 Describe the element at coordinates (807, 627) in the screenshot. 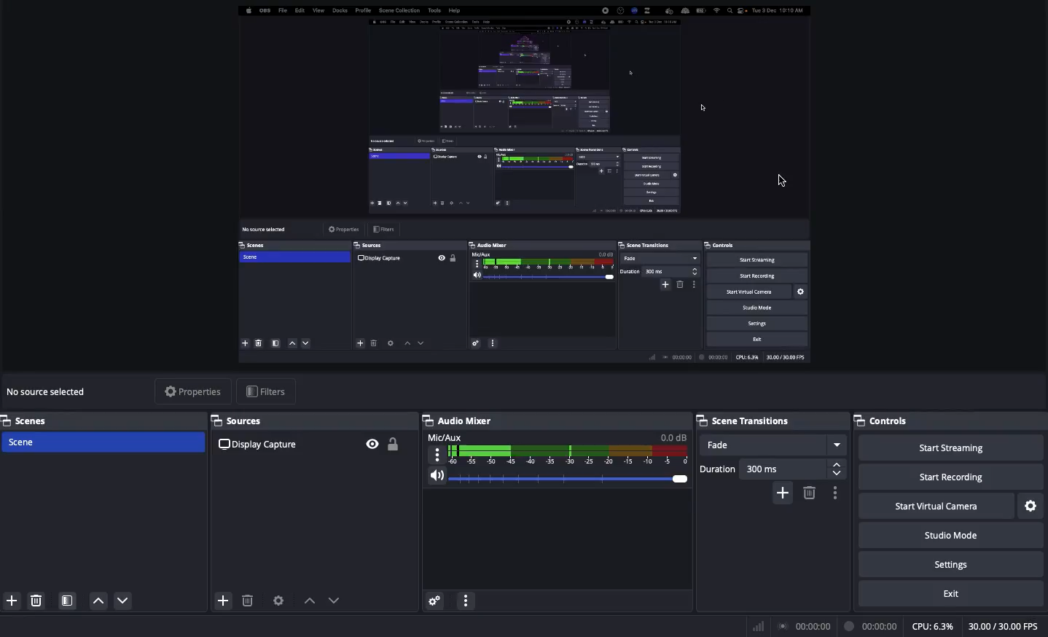

I see `Broadcast` at that location.